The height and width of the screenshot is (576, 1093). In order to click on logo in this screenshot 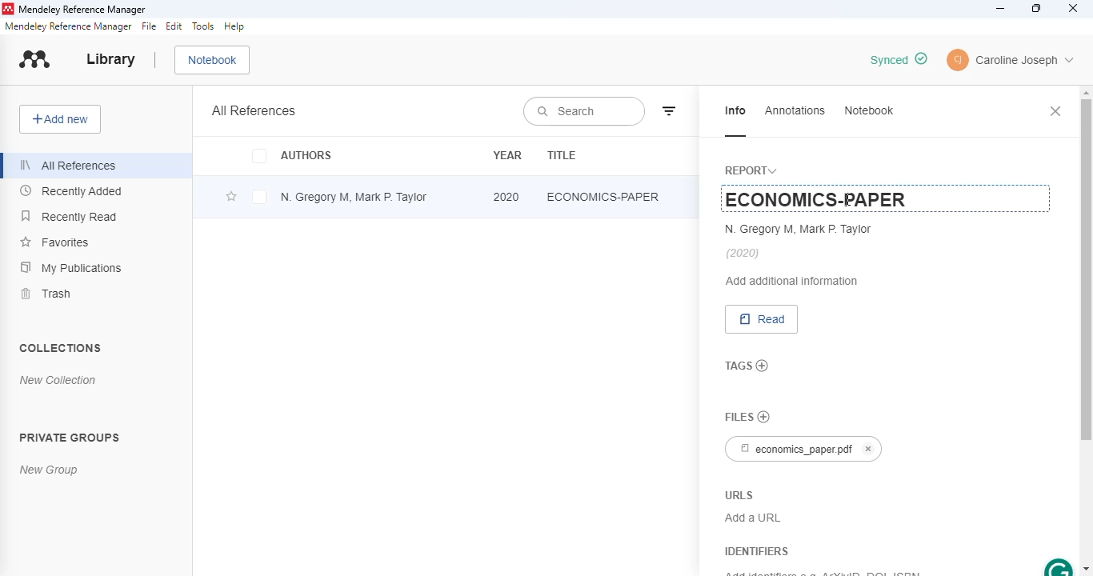, I will do `click(34, 58)`.